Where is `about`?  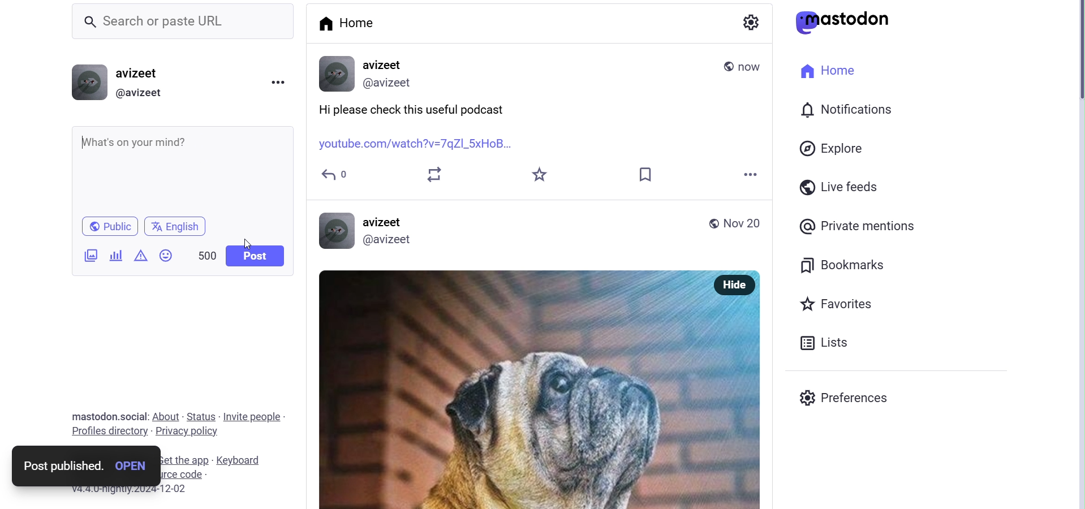 about is located at coordinates (165, 416).